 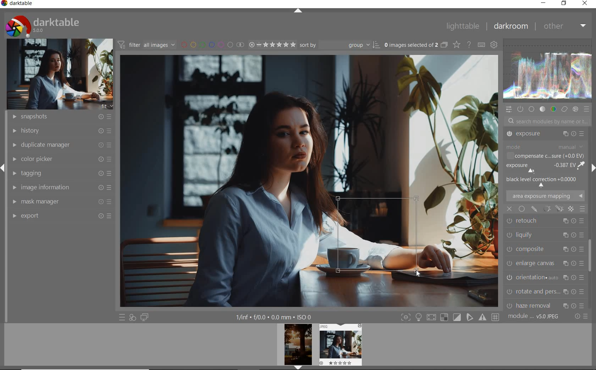 What do you see at coordinates (60, 201) in the screenshot?
I see `MASK MANAGER` at bounding box center [60, 201].